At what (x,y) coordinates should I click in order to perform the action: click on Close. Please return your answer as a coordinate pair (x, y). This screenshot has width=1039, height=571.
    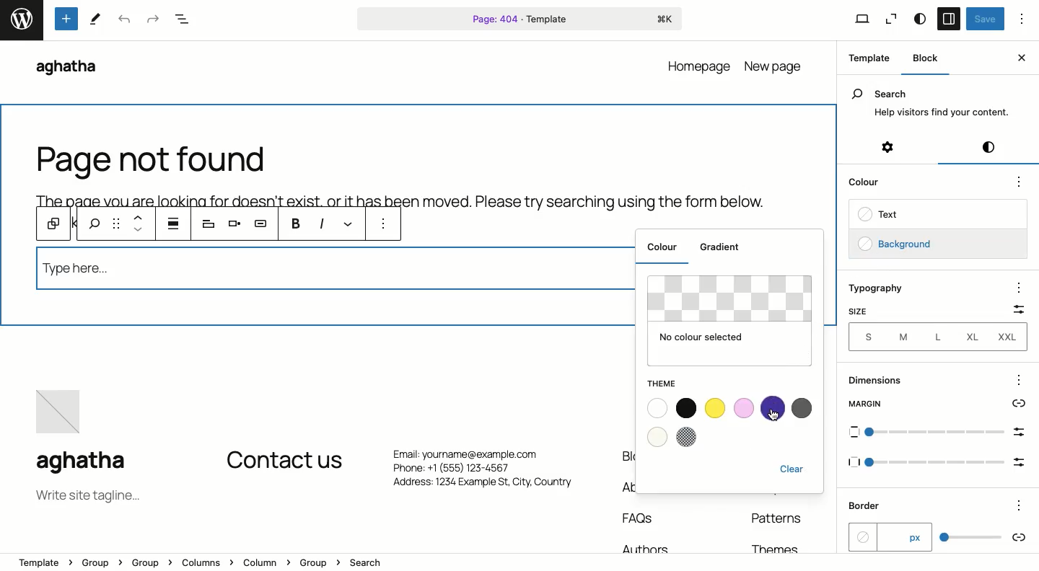
    Looking at the image, I should click on (1023, 58).